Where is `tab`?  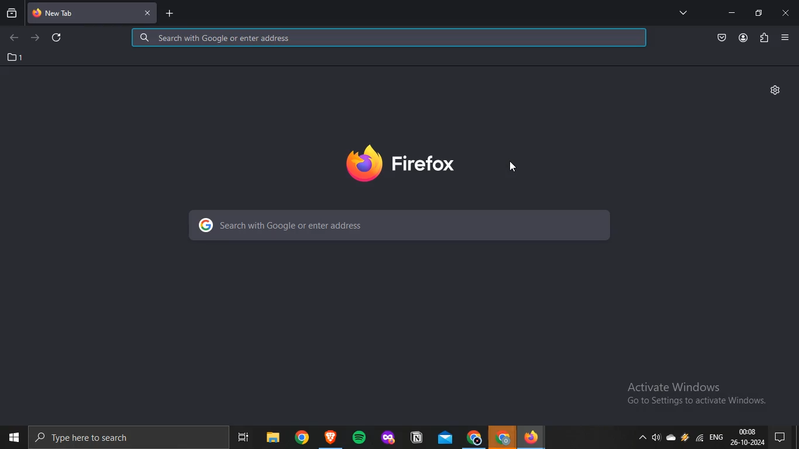
tab is located at coordinates (84, 14).